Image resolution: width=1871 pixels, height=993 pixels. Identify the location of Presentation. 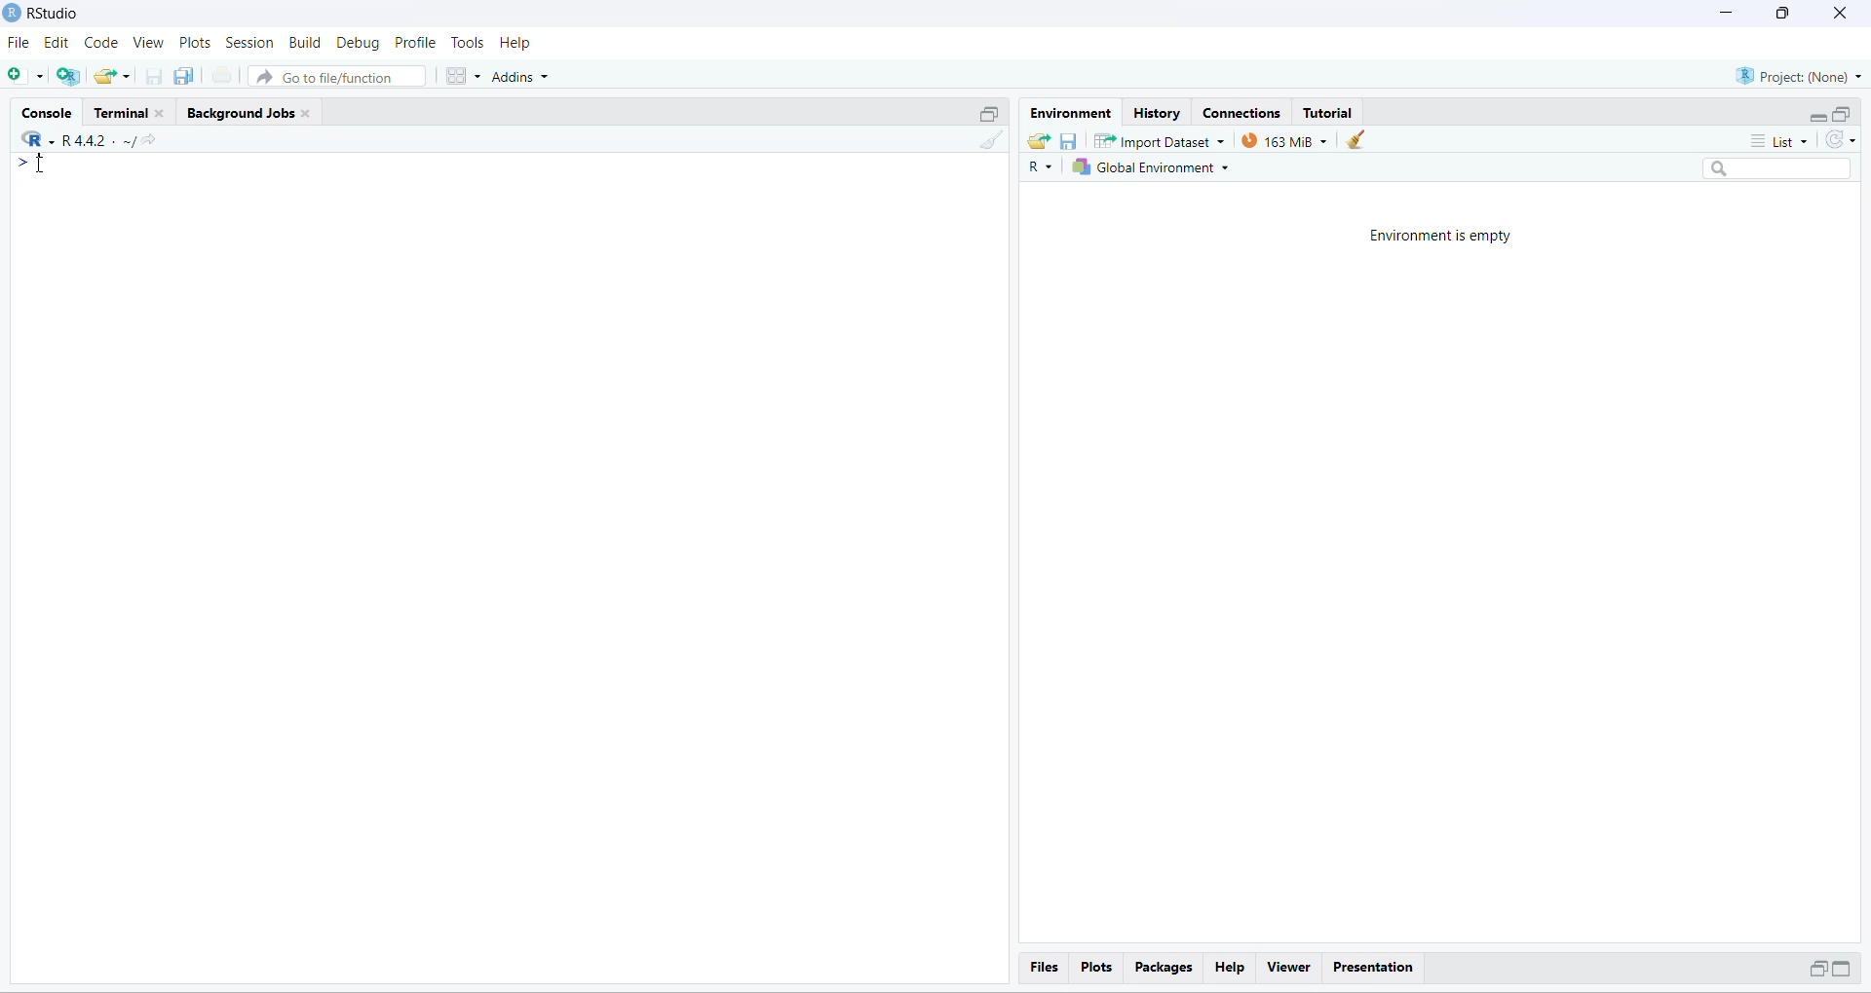
(1375, 969).